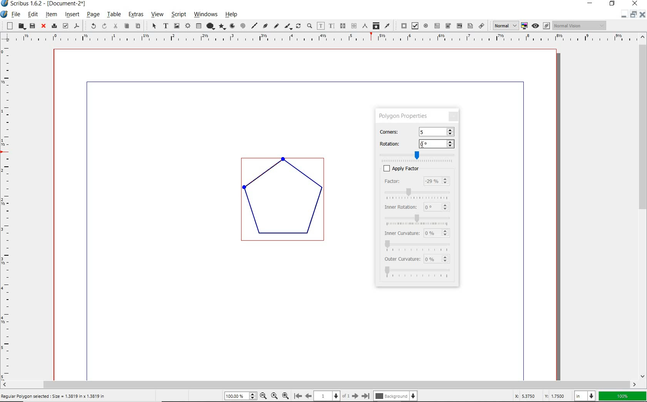  I want to click on select image preview quality, so click(503, 25).